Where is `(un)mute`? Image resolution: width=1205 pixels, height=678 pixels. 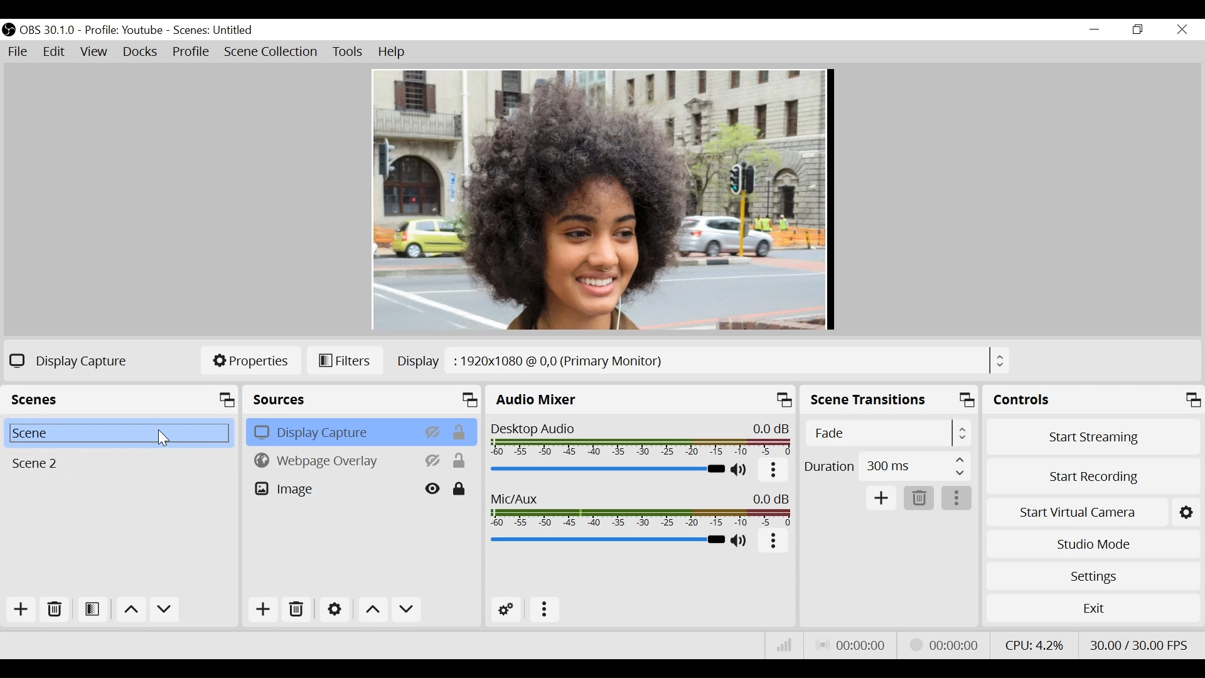 (un)mute is located at coordinates (741, 471).